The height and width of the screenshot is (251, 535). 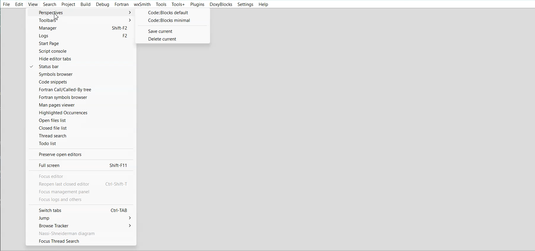 I want to click on Todo list, so click(x=81, y=143).